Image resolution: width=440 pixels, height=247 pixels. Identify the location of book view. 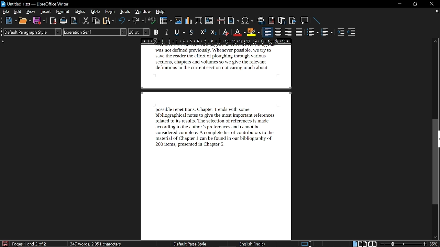
(372, 243).